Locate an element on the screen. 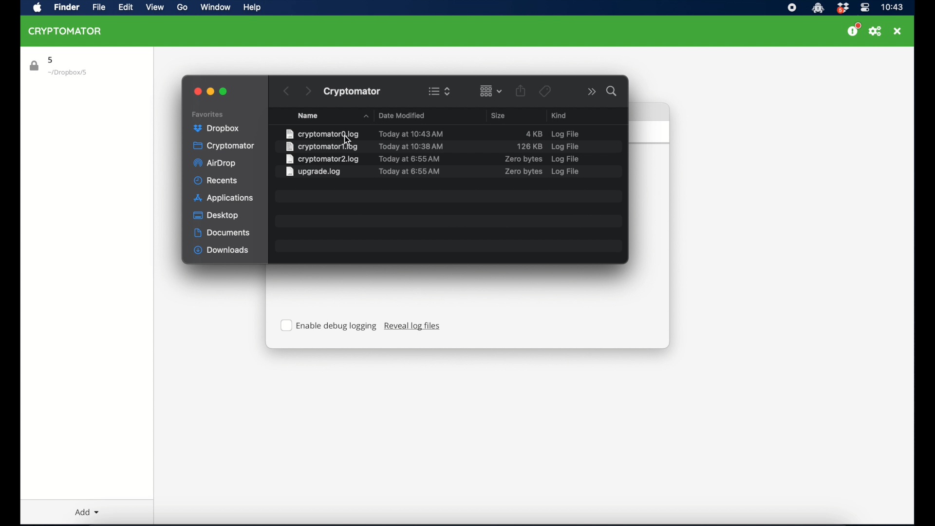 The height and width of the screenshot is (526, 935). log file is located at coordinates (565, 147).